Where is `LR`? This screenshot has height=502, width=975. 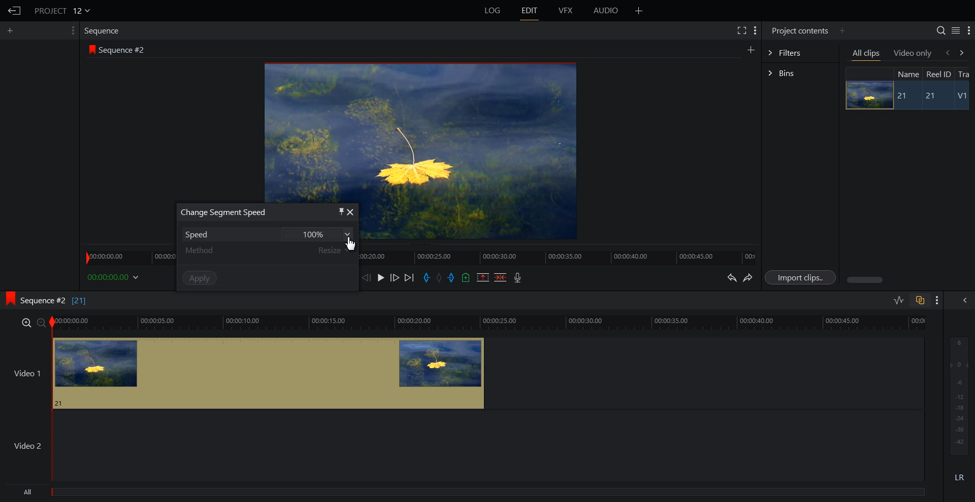 LR is located at coordinates (960, 476).